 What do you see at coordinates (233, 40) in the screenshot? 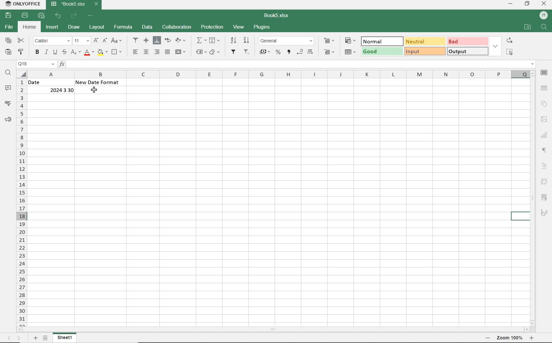
I see `SORT ASCENDING` at bounding box center [233, 40].